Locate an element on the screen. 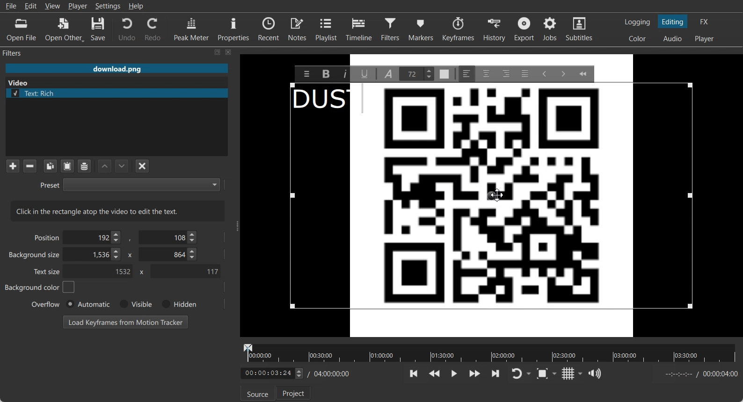 The width and height of the screenshot is (743, 402). Filters is located at coordinates (392, 29).